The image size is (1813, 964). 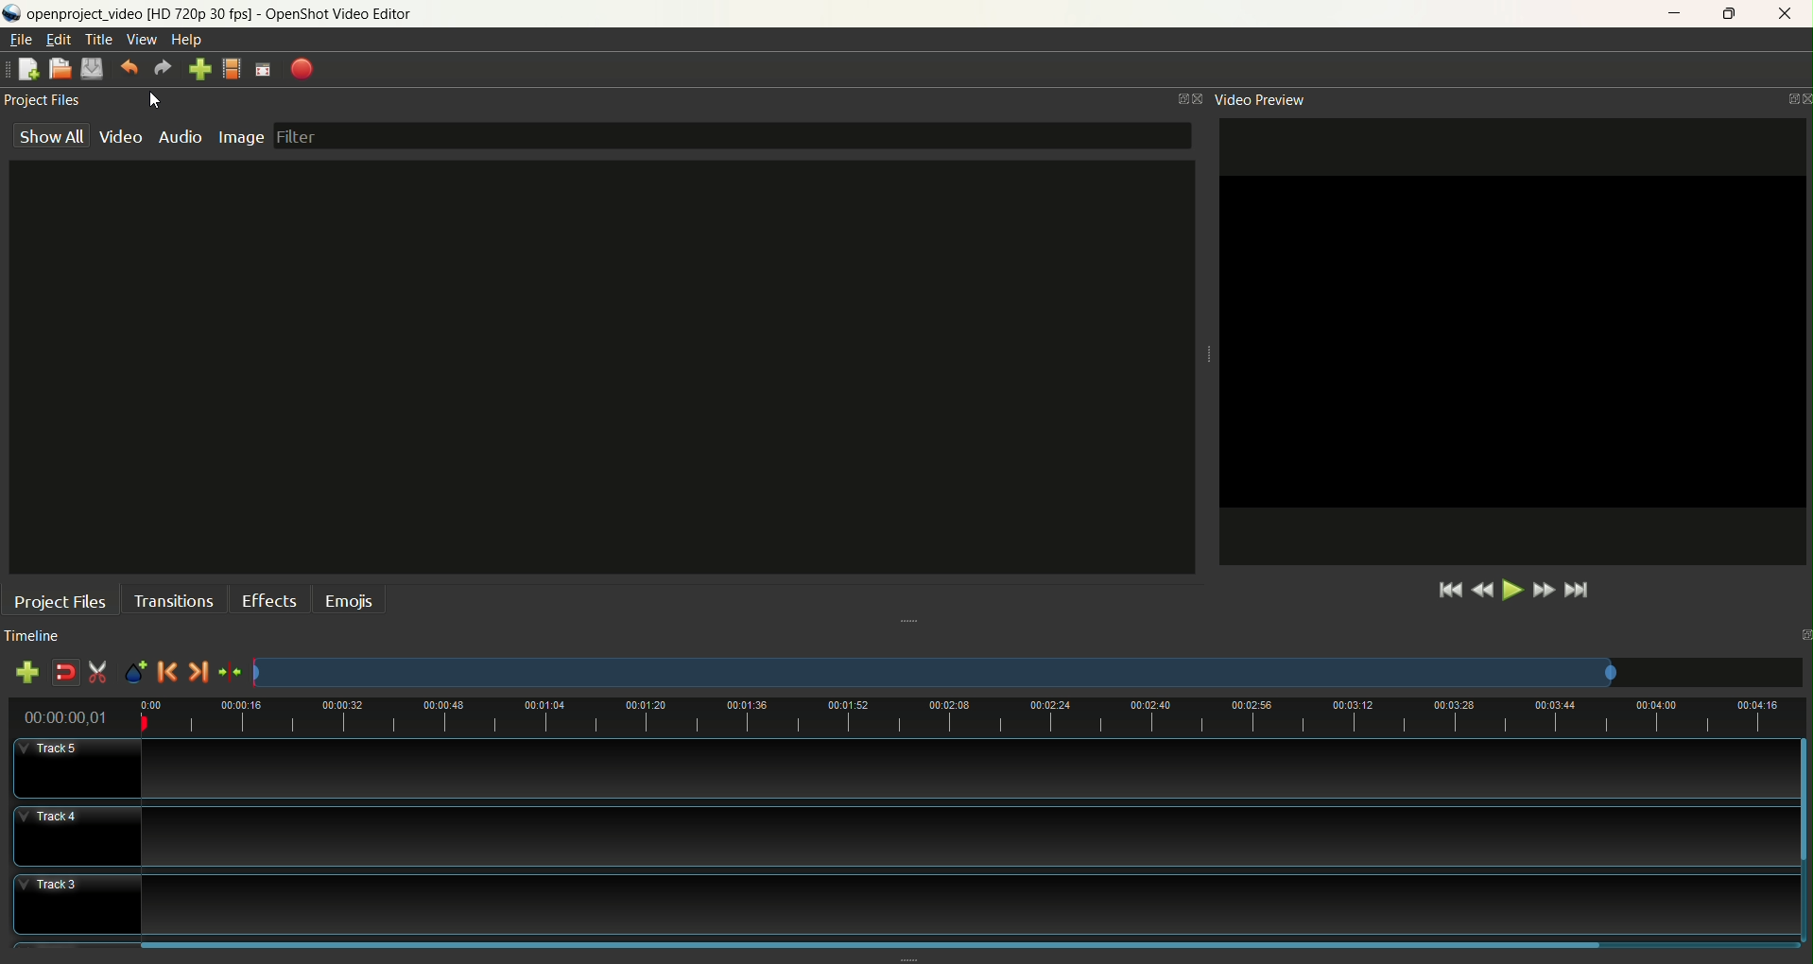 What do you see at coordinates (1545, 589) in the screenshot?
I see `fast forward` at bounding box center [1545, 589].